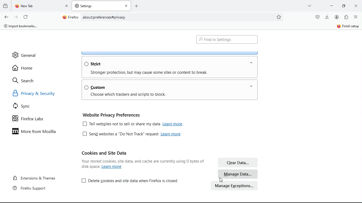 Image resolution: width=362 pixels, height=203 pixels. What do you see at coordinates (94, 64) in the screenshot?
I see `strict` at bounding box center [94, 64].